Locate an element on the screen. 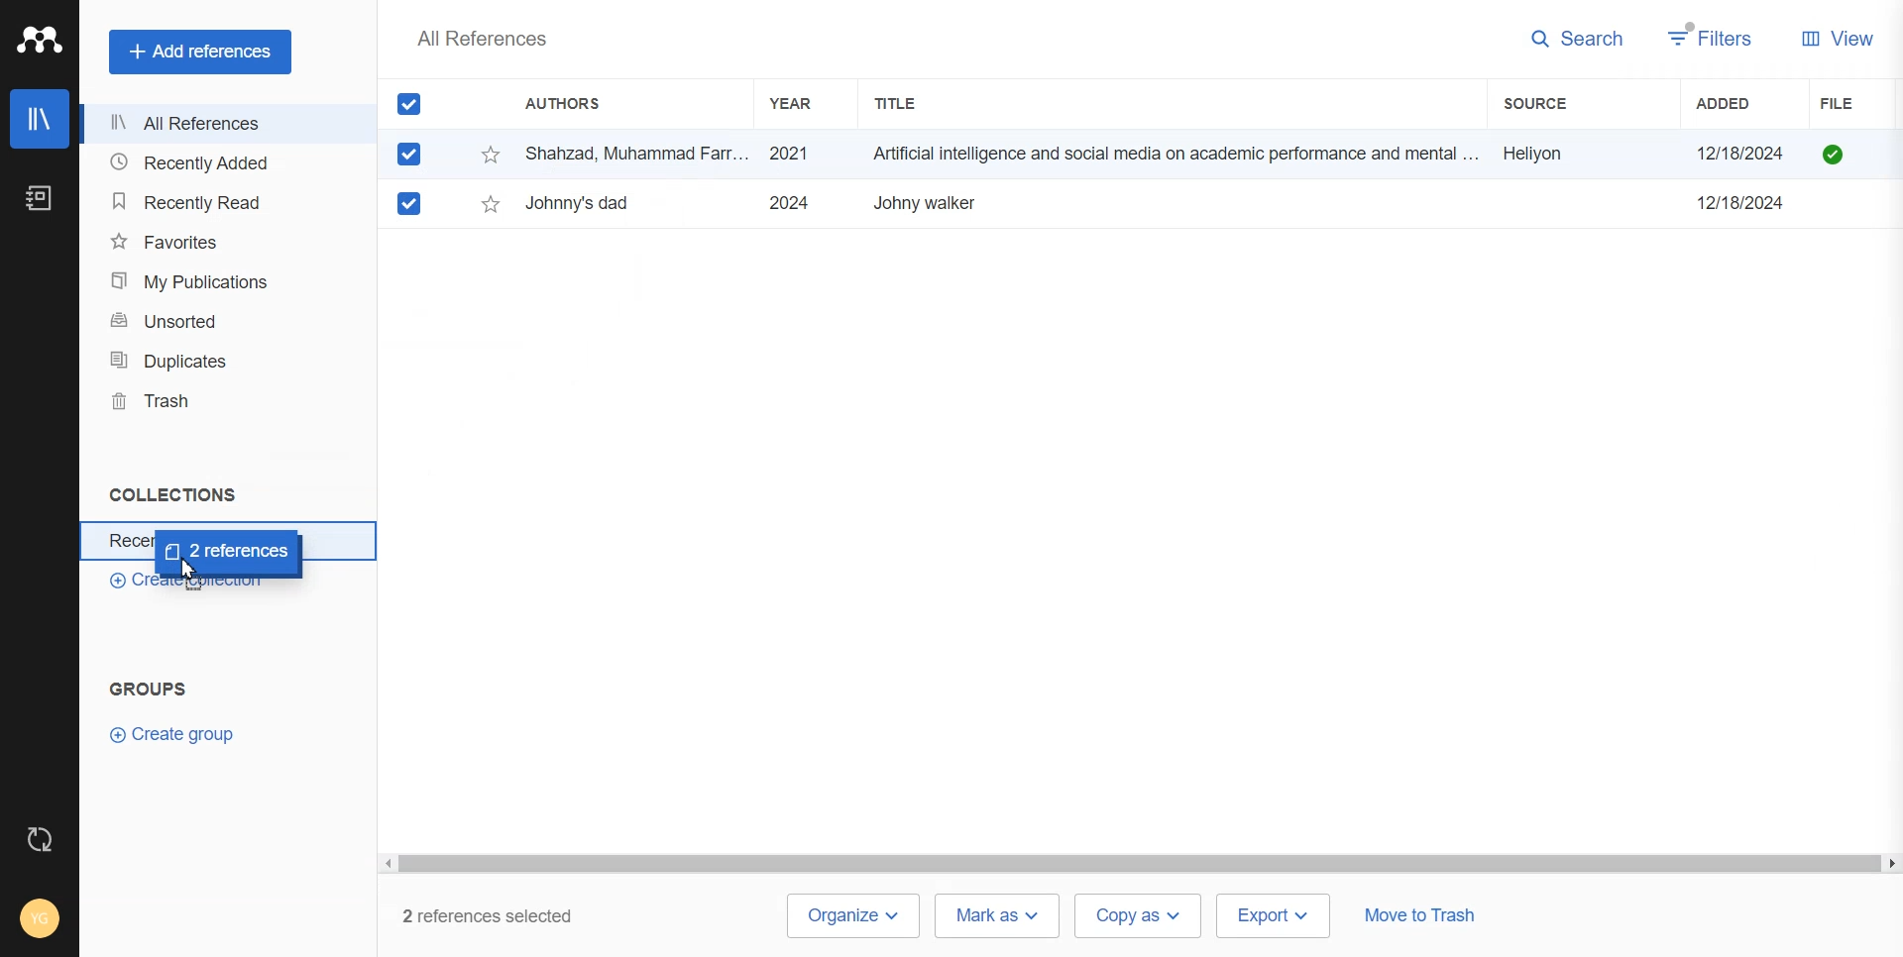 This screenshot has height=957, width=1903. Mark checked is located at coordinates (411, 203).